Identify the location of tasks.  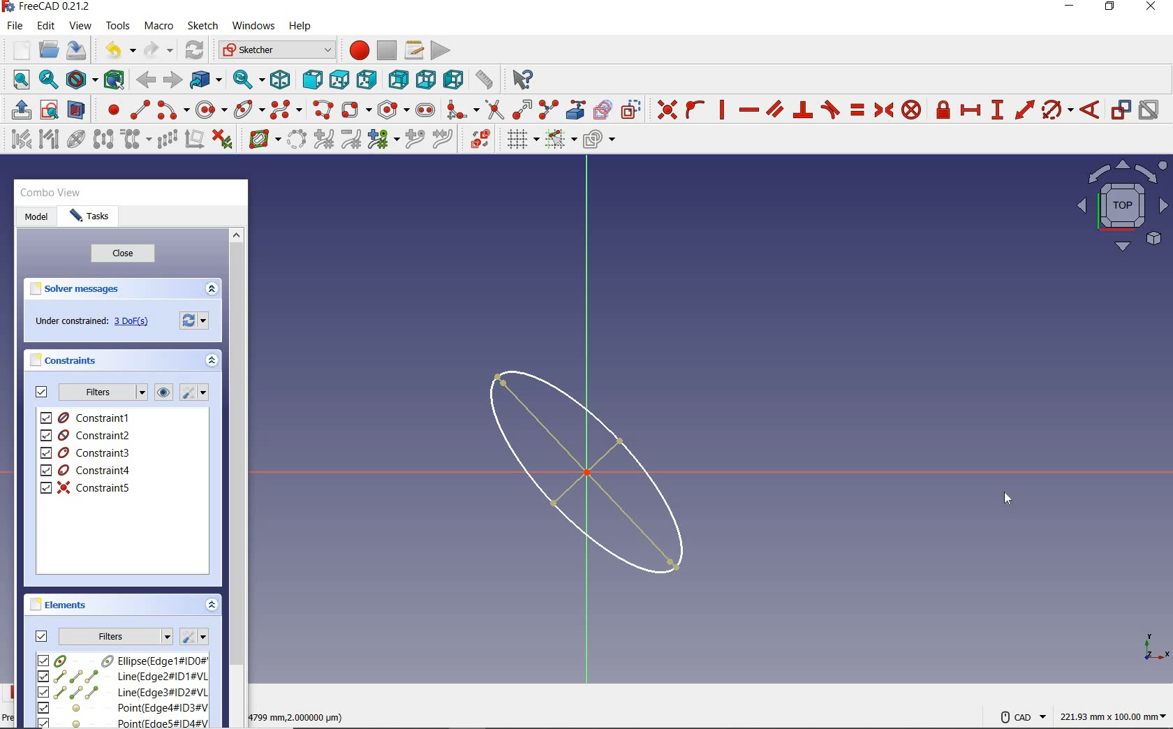
(90, 217).